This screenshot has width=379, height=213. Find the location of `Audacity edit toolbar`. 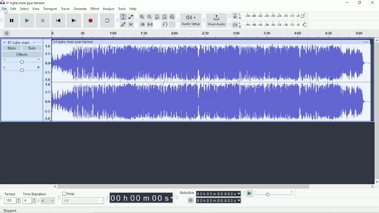

Audacity edit toolbar is located at coordinates (136, 21).